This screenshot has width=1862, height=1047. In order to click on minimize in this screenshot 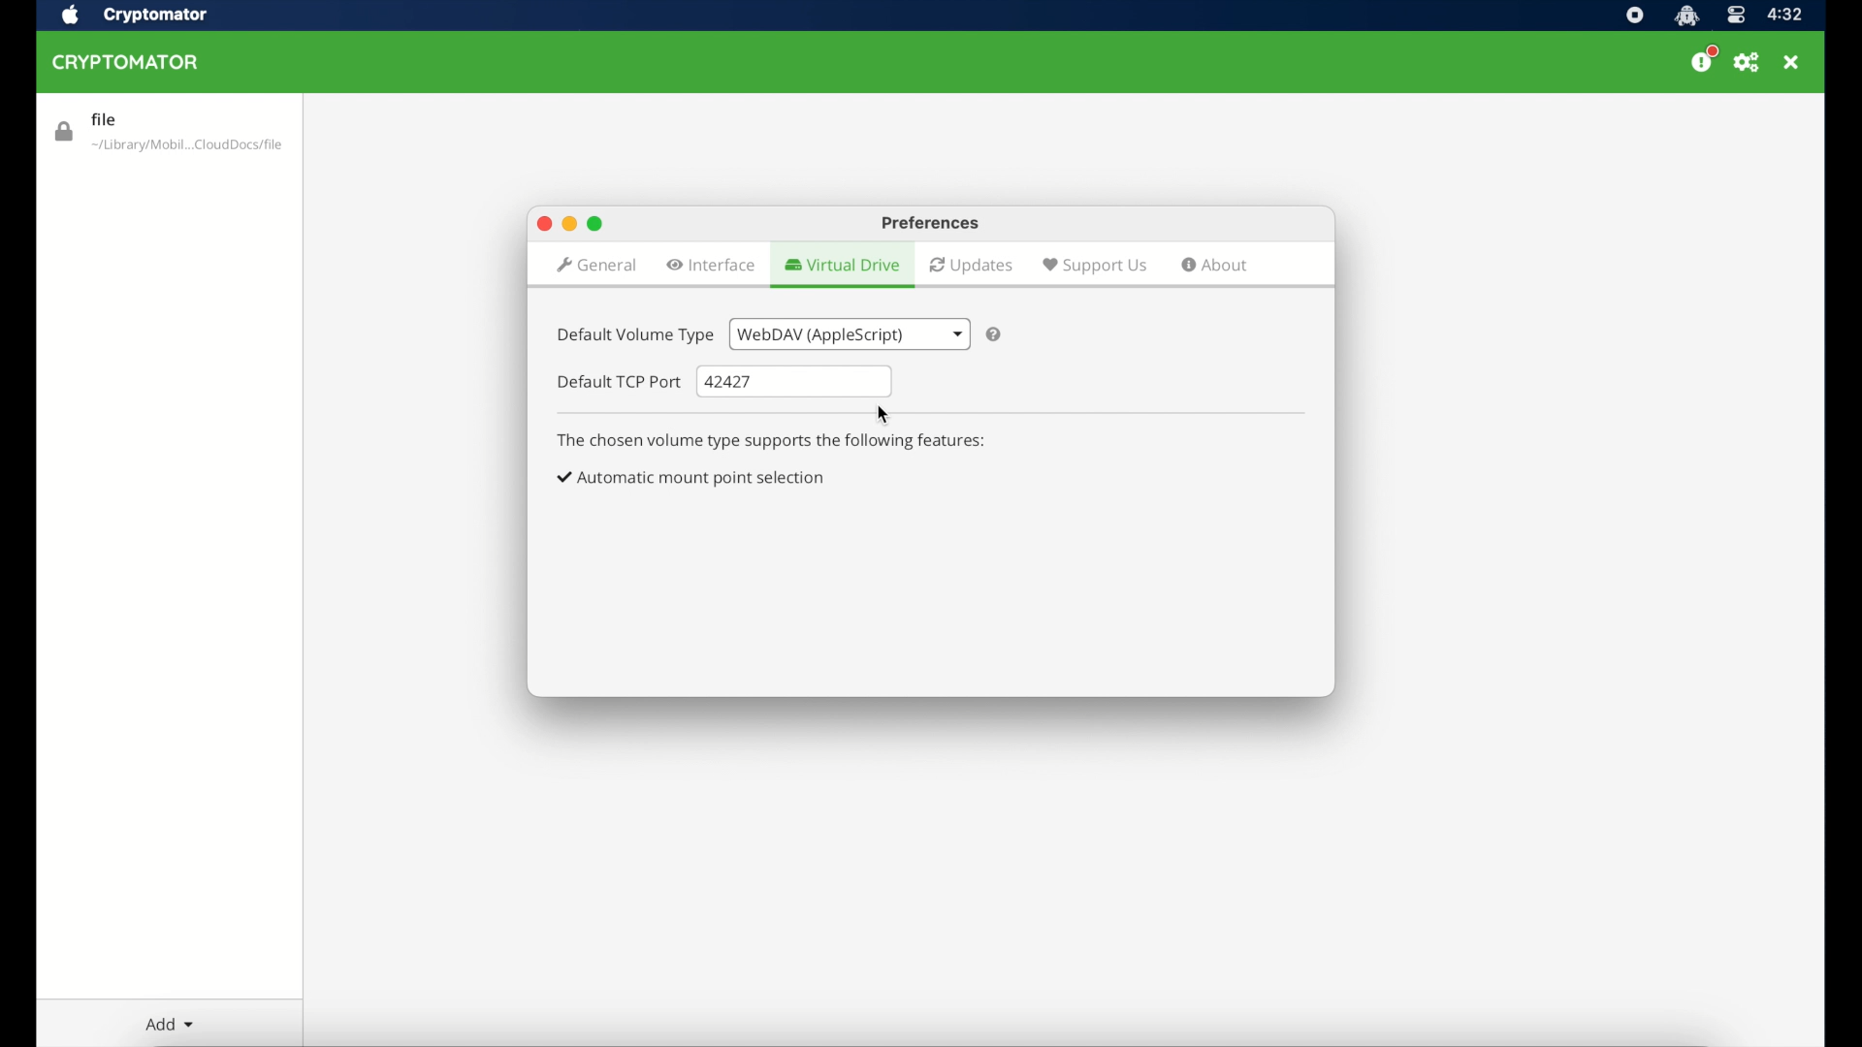, I will do `click(567, 224)`.